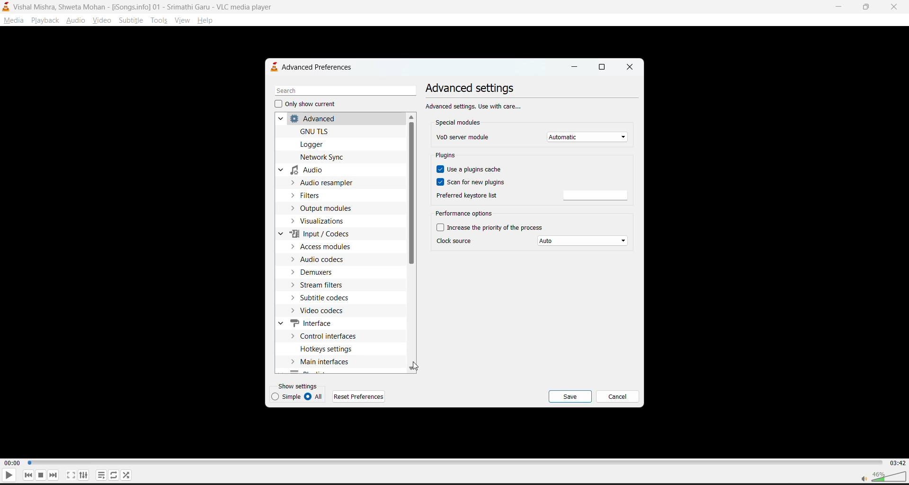 The image size is (909, 485). What do you see at coordinates (316, 68) in the screenshot?
I see `advanced preferences` at bounding box center [316, 68].